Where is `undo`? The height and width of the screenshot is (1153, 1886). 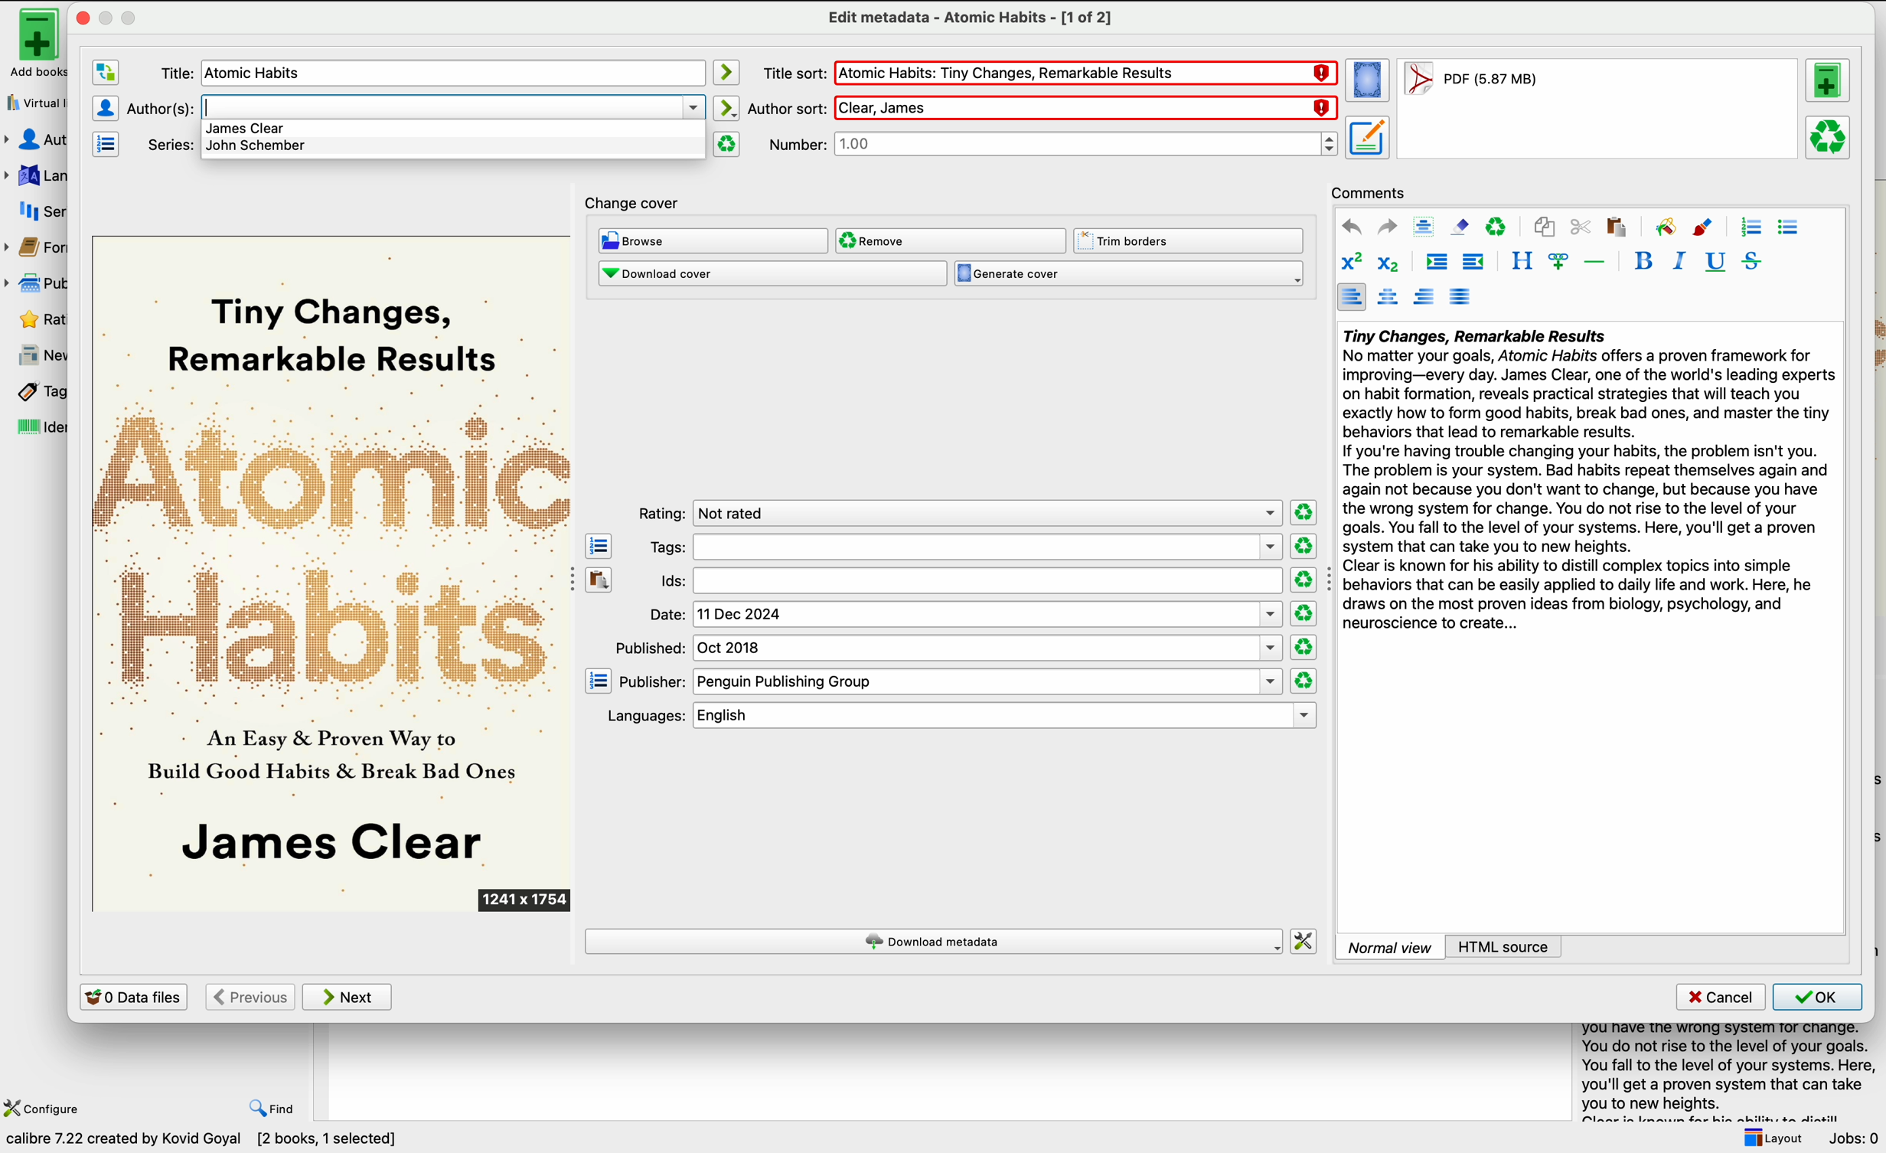 undo is located at coordinates (1352, 227).